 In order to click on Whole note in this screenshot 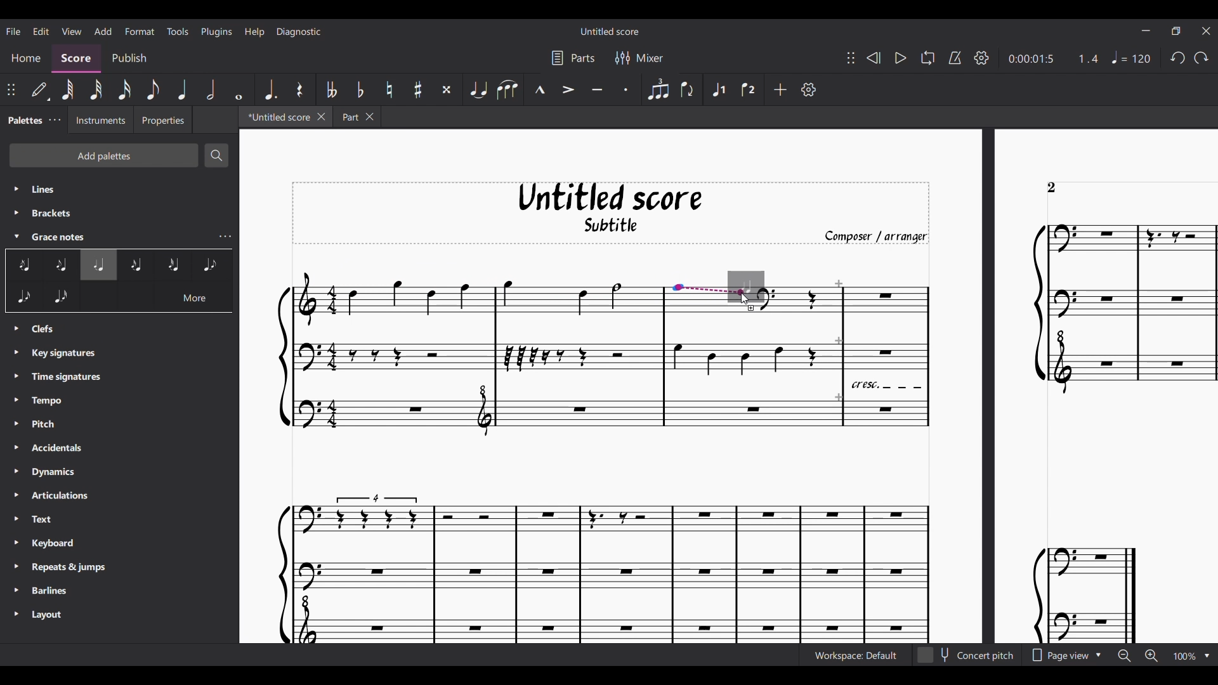, I will do `click(239, 89)`.